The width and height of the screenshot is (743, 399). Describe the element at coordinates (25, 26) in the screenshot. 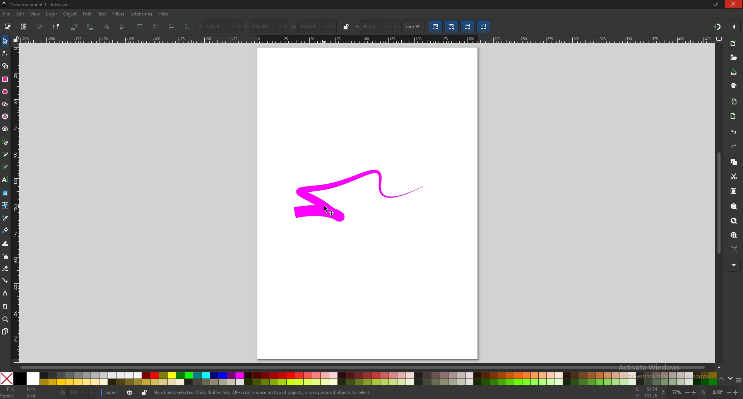

I see `select all in all layers` at that location.